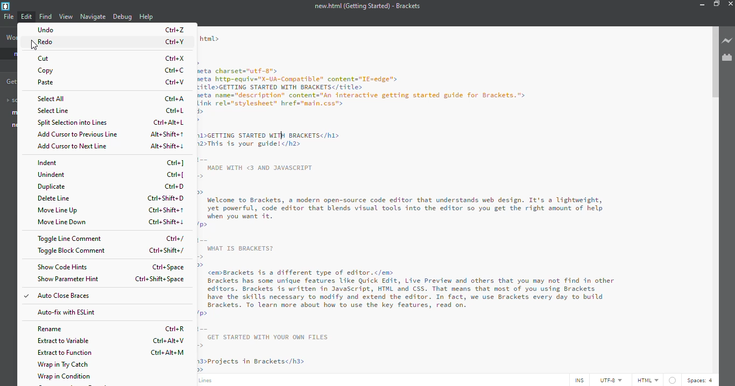 The image size is (735, 386). What do you see at coordinates (168, 198) in the screenshot?
I see `ctrl+shift+d` at bounding box center [168, 198].